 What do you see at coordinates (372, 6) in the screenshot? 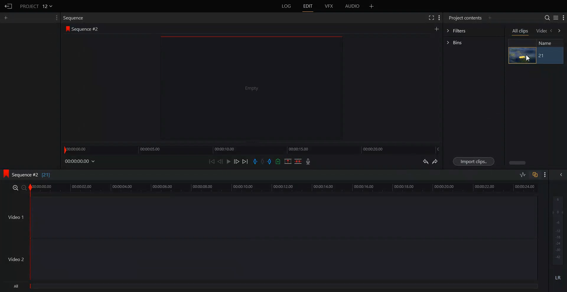
I see `Add File` at bounding box center [372, 6].